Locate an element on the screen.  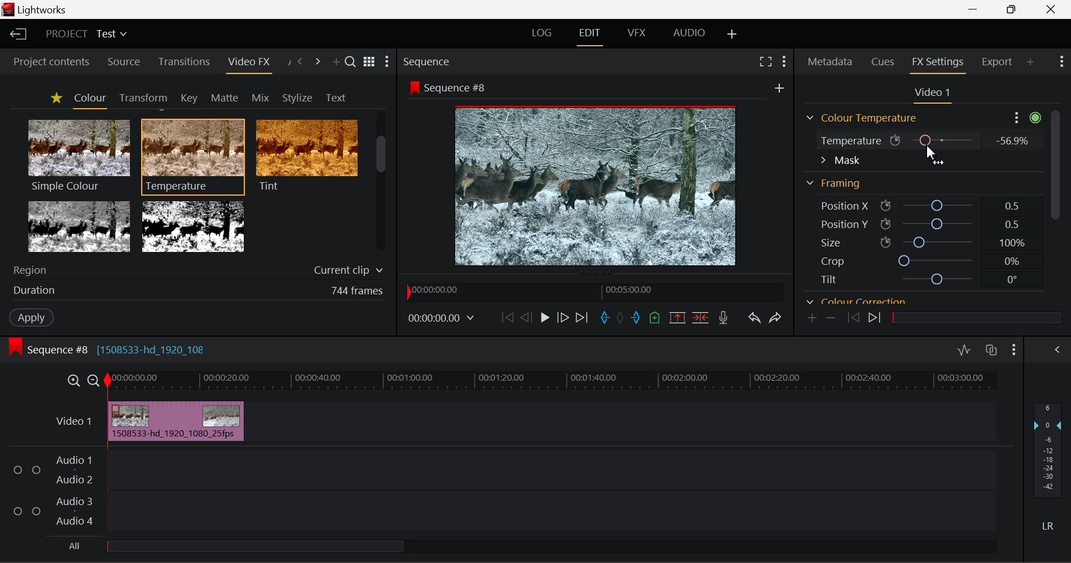
FX Settings Open is located at coordinates (938, 63).